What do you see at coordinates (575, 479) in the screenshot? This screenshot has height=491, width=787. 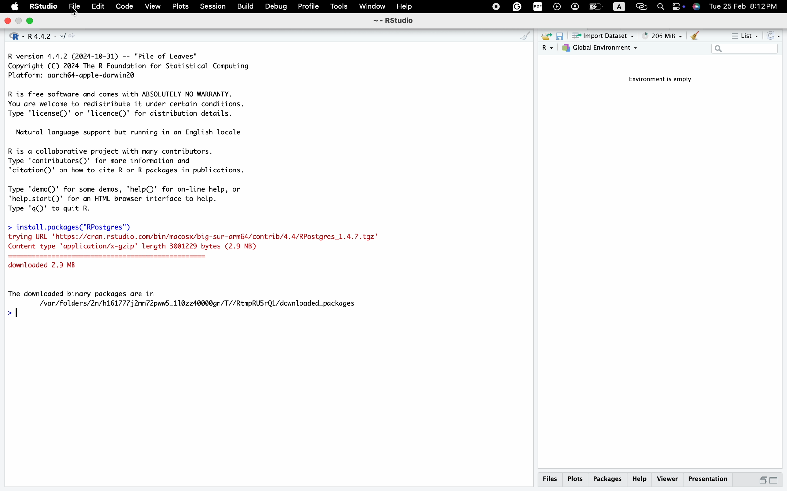 I see `plots` at bounding box center [575, 479].